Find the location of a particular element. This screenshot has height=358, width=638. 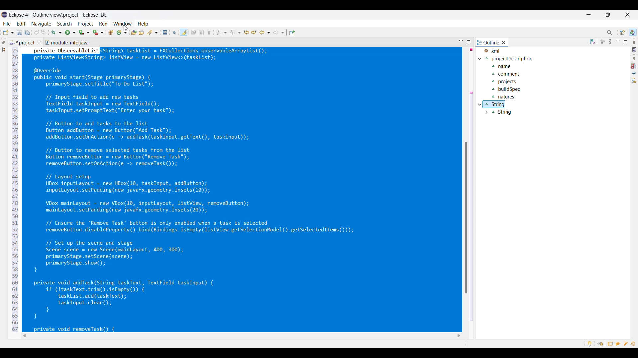

Save is located at coordinates (19, 32).